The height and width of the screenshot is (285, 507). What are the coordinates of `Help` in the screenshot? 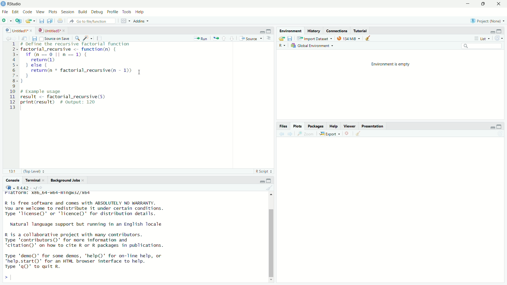 It's located at (334, 126).